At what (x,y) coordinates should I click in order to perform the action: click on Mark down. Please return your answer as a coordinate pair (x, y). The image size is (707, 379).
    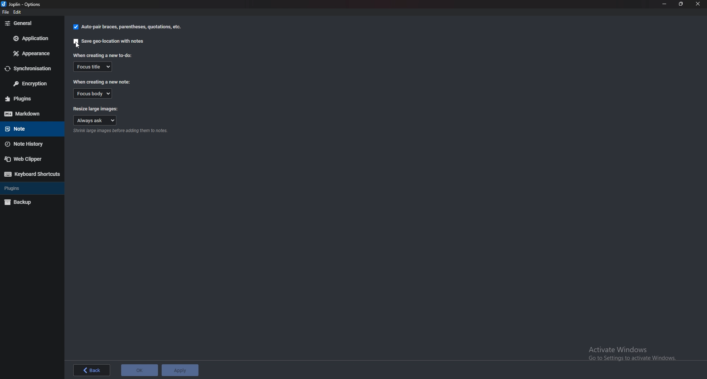
    Looking at the image, I should click on (28, 114).